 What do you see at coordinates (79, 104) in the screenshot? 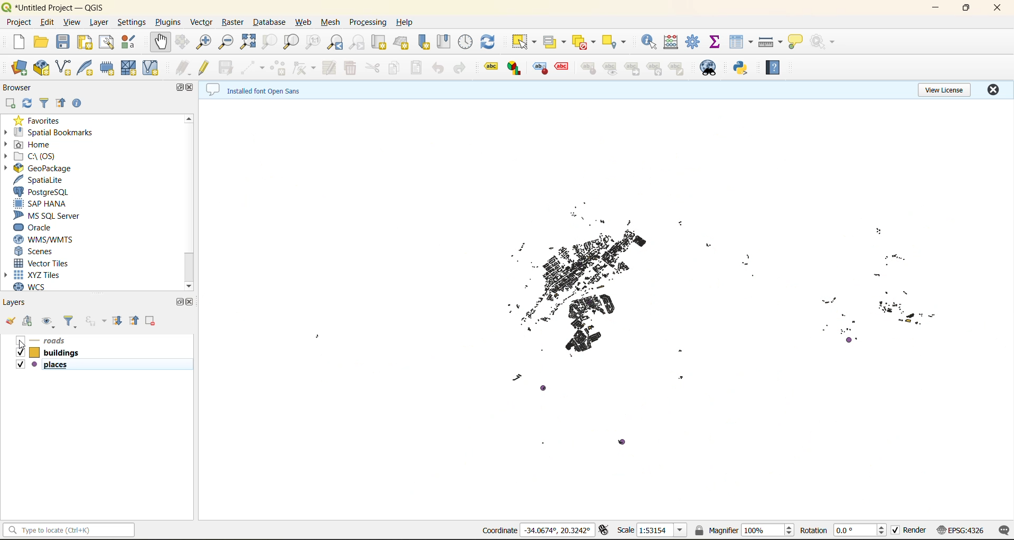
I see `enable properties` at bounding box center [79, 104].